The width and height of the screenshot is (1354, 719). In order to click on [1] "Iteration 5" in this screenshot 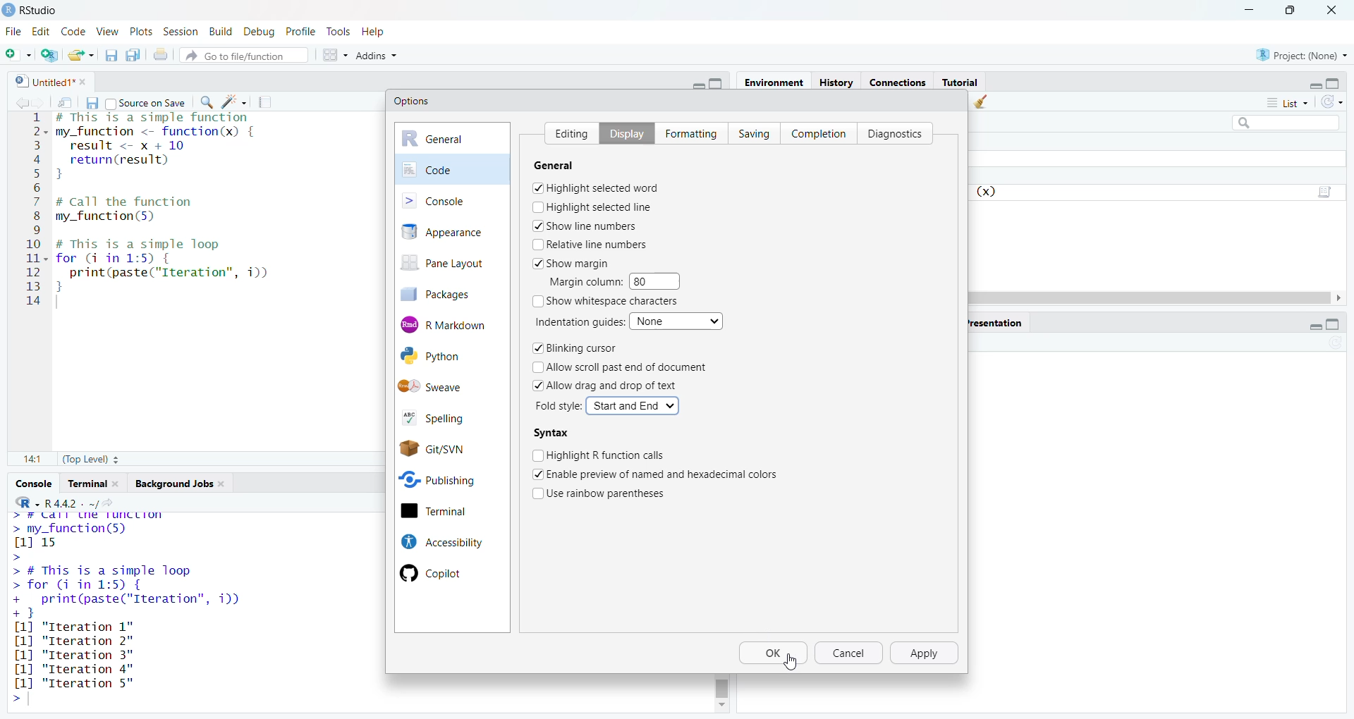, I will do `click(71, 683)`.